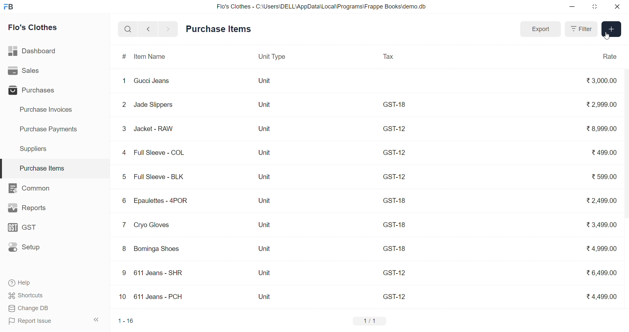 Image resolution: width=629 pixels, height=332 pixels. I want to click on Shortcuts, so click(53, 295).